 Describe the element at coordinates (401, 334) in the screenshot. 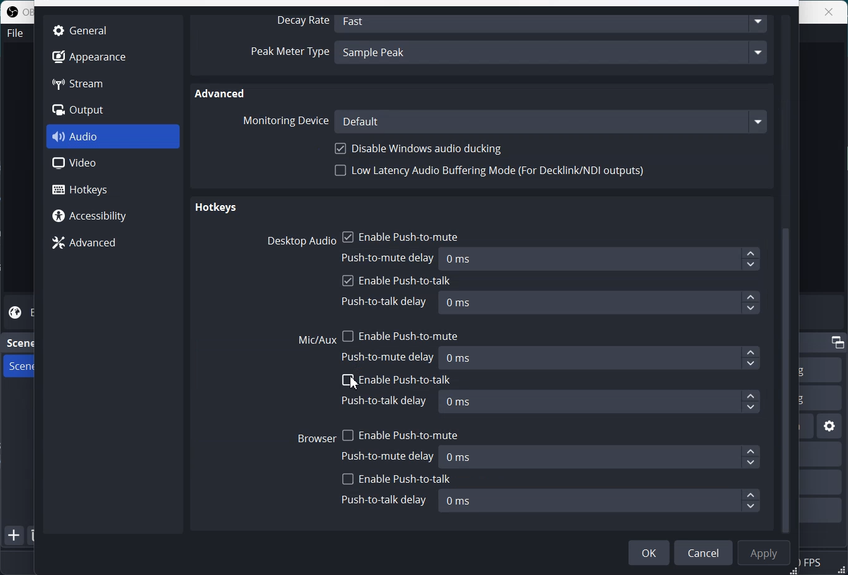

I see `Enable Push-to-mute` at that location.